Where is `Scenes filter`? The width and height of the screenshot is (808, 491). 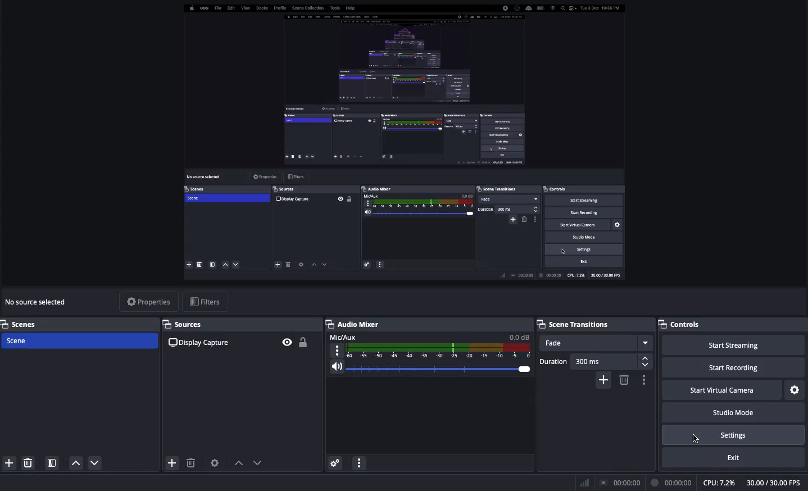 Scenes filter is located at coordinates (52, 463).